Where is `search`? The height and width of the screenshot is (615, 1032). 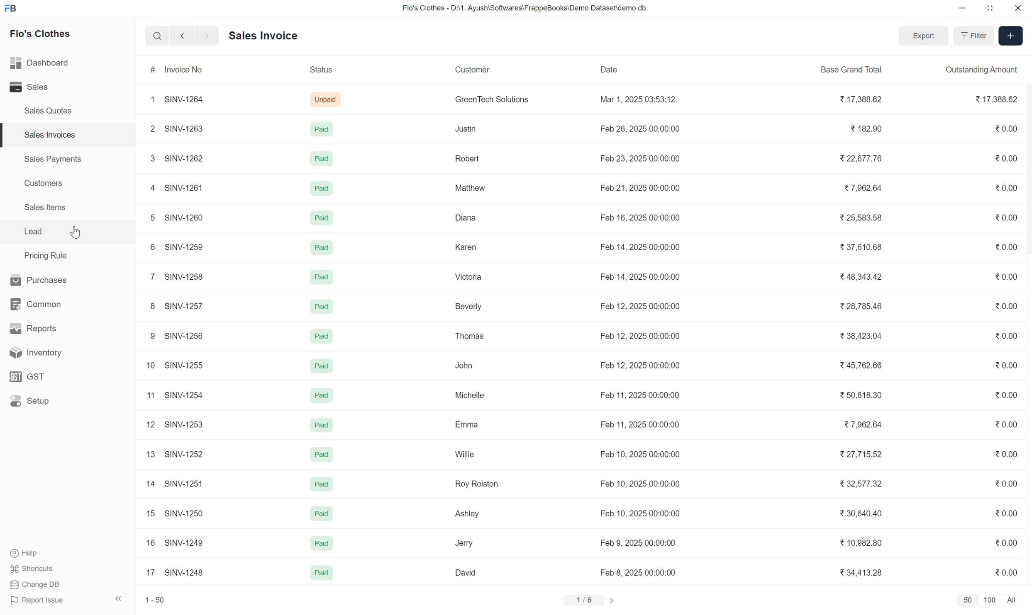 search is located at coordinates (156, 35).